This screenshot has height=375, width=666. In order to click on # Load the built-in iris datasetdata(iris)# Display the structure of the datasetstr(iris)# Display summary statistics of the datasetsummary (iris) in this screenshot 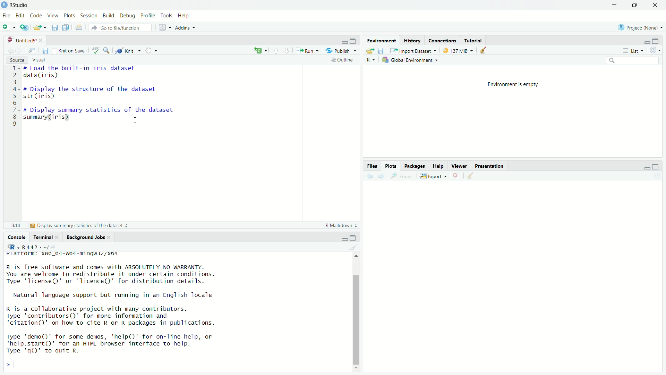, I will do `click(103, 98)`.